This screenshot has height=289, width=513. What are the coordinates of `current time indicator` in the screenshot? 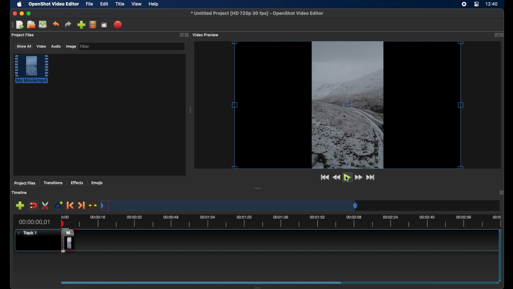 It's located at (35, 222).